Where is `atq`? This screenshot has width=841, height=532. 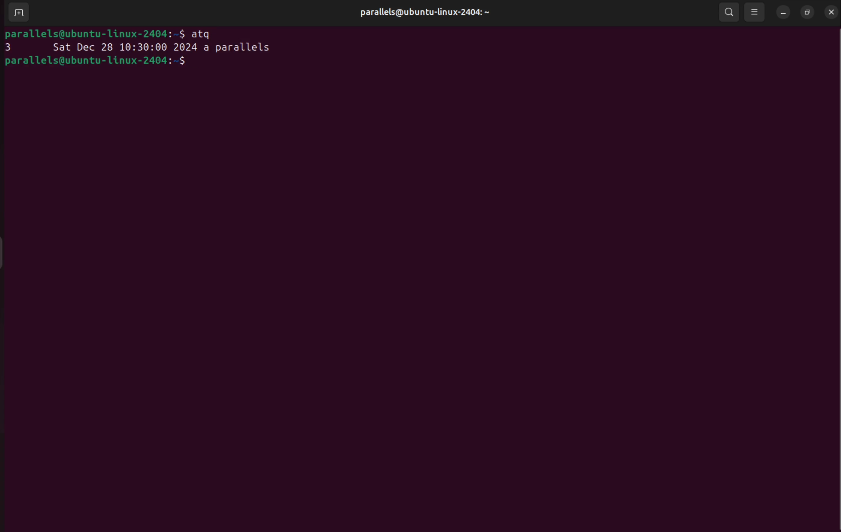 atq is located at coordinates (204, 33).